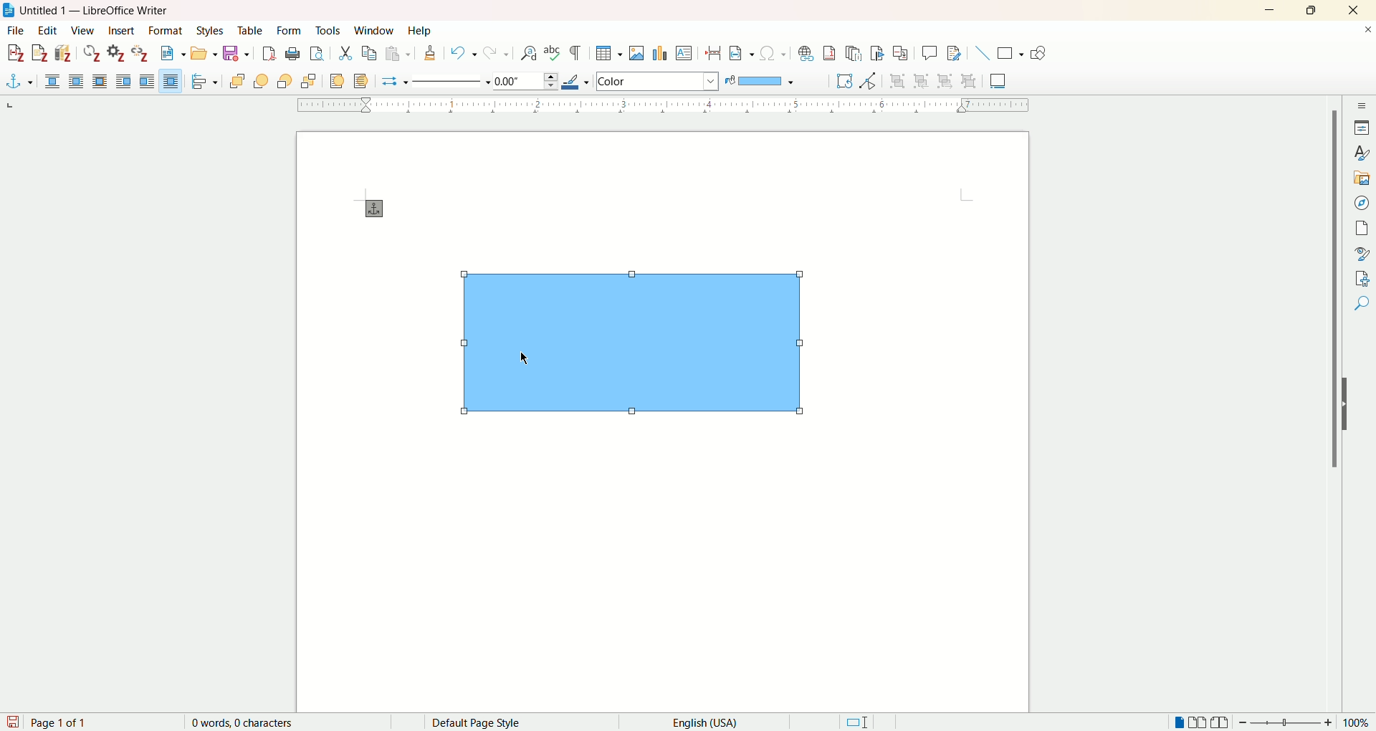 The image size is (1376, 731). What do you see at coordinates (857, 721) in the screenshot?
I see `standard selection` at bounding box center [857, 721].